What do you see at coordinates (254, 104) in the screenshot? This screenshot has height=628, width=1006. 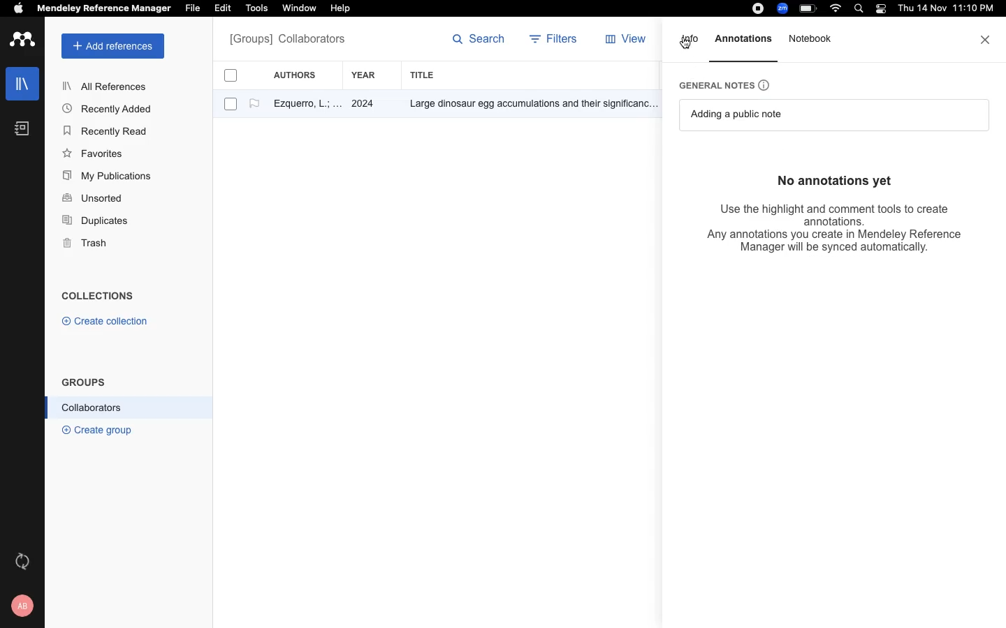 I see `flag` at bounding box center [254, 104].